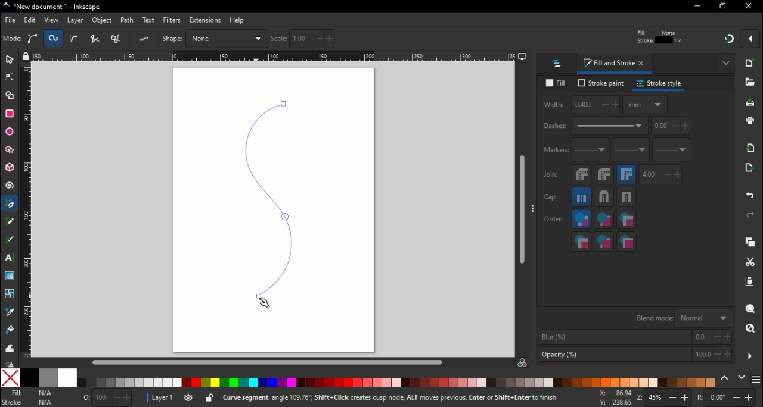  What do you see at coordinates (172, 20) in the screenshot?
I see `filters` at bounding box center [172, 20].